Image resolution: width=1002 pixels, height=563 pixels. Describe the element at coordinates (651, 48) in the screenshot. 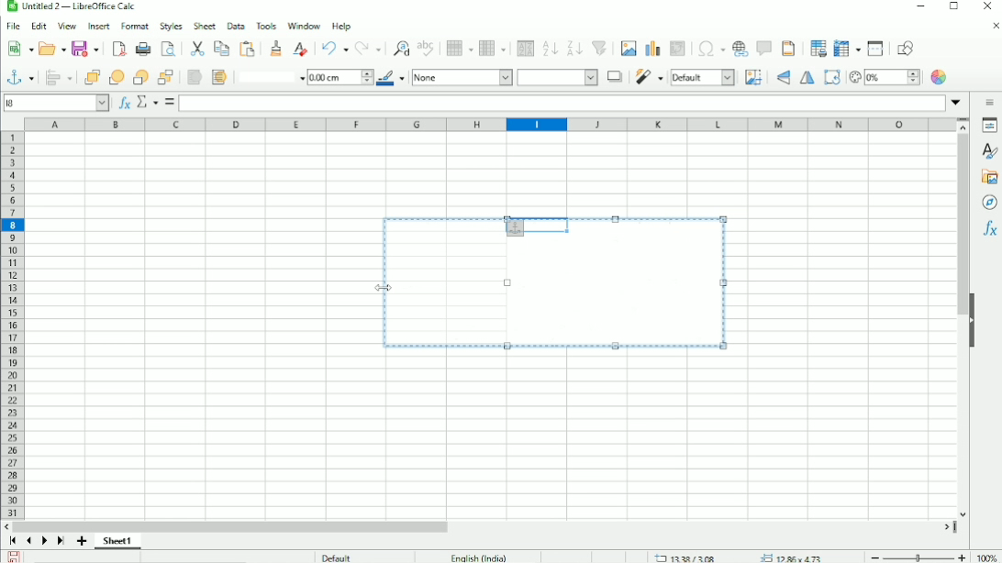

I see `Insert chart` at that location.